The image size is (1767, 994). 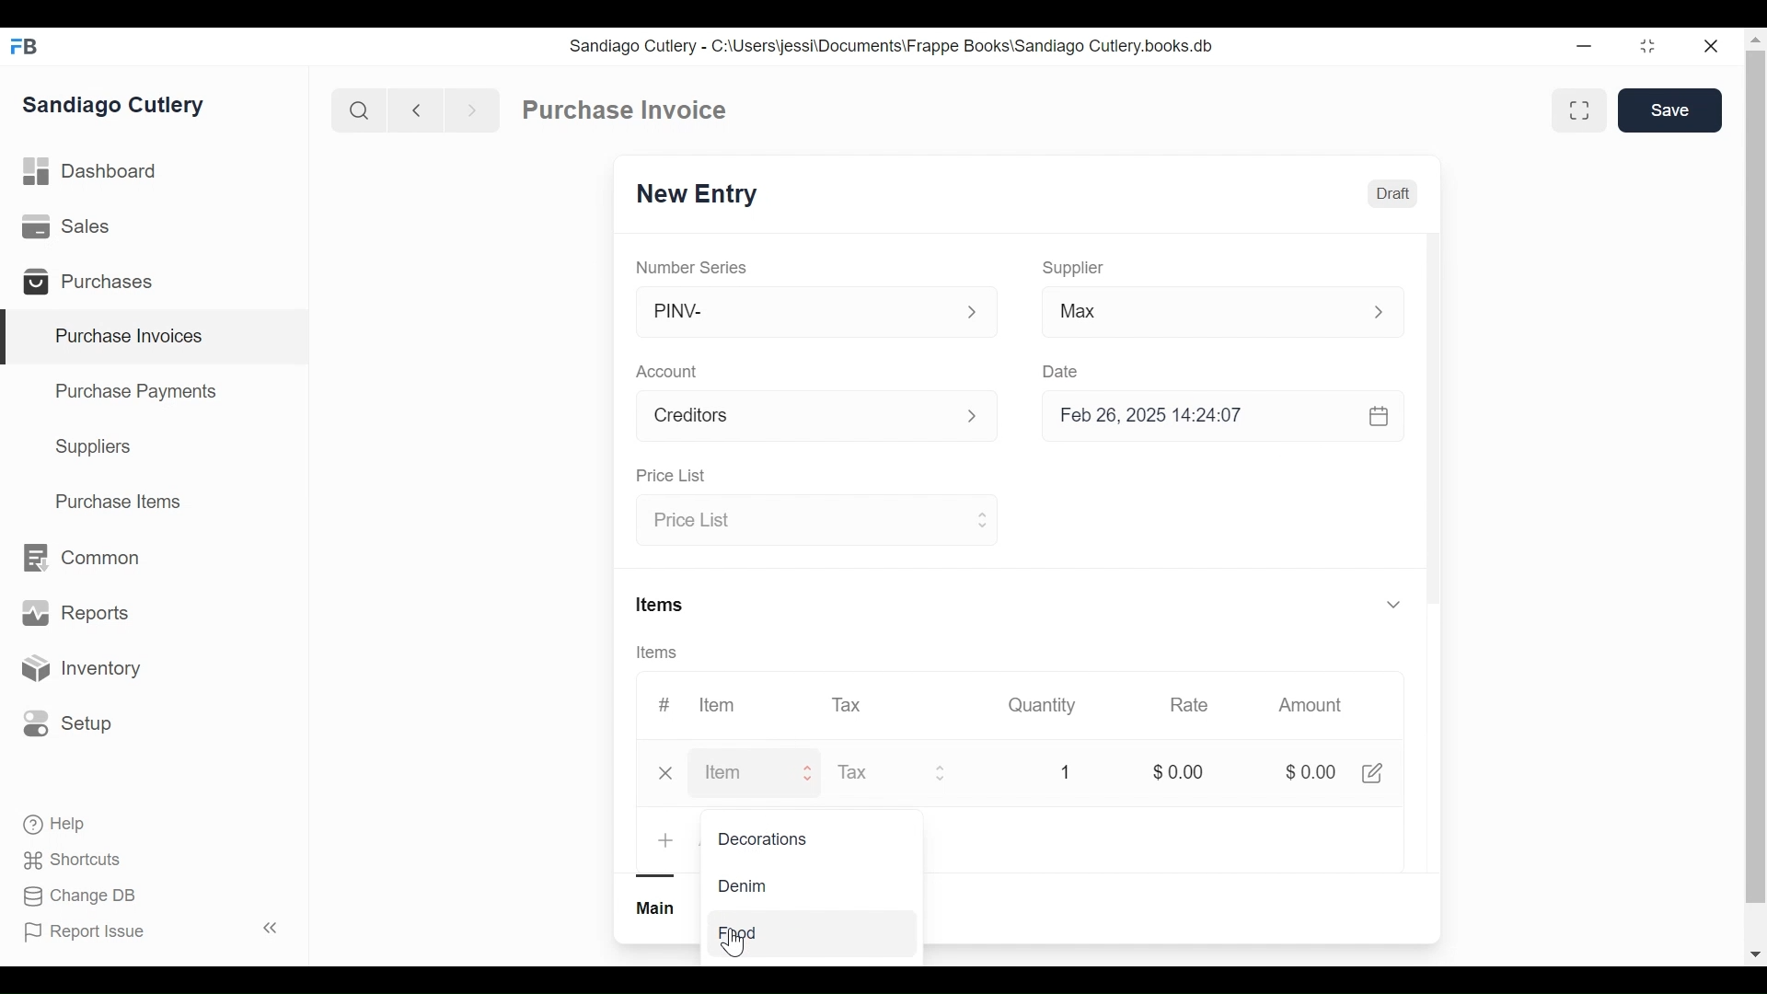 What do you see at coordinates (766, 840) in the screenshot?
I see `Decorations` at bounding box center [766, 840].